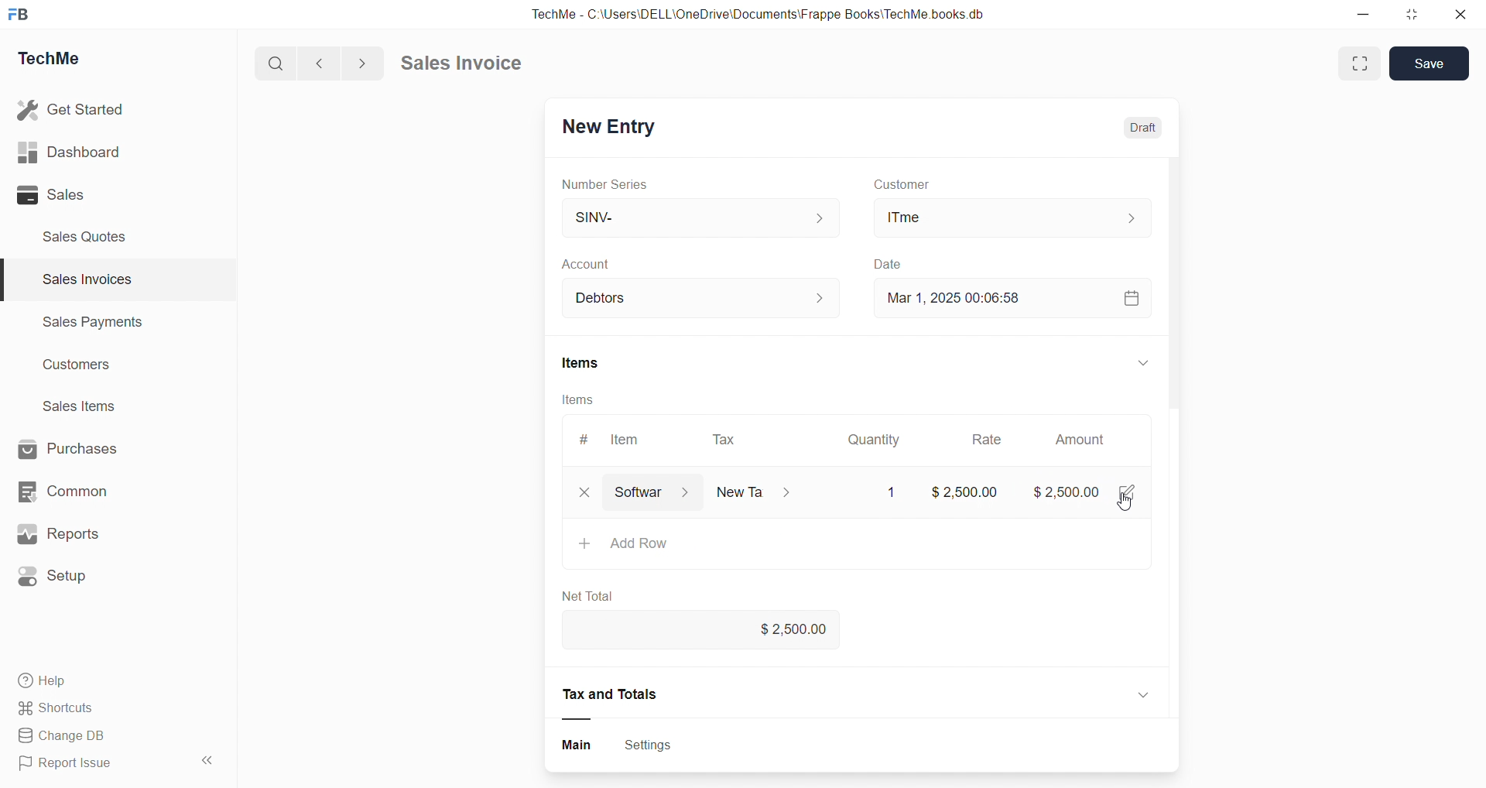  Describe the element at coordinates (1149, 129) in the screenshot. I see `Draft` at that location.